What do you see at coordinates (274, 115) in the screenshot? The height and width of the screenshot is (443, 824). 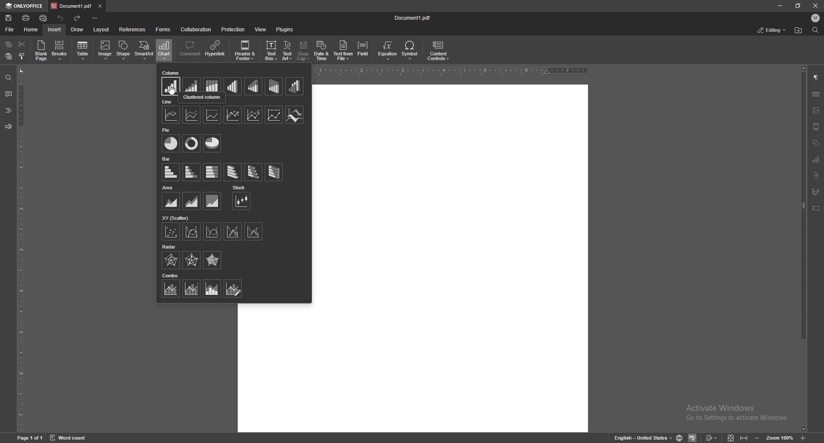 I see `100% stacked  line with markers` at bounding box center [274, 115].